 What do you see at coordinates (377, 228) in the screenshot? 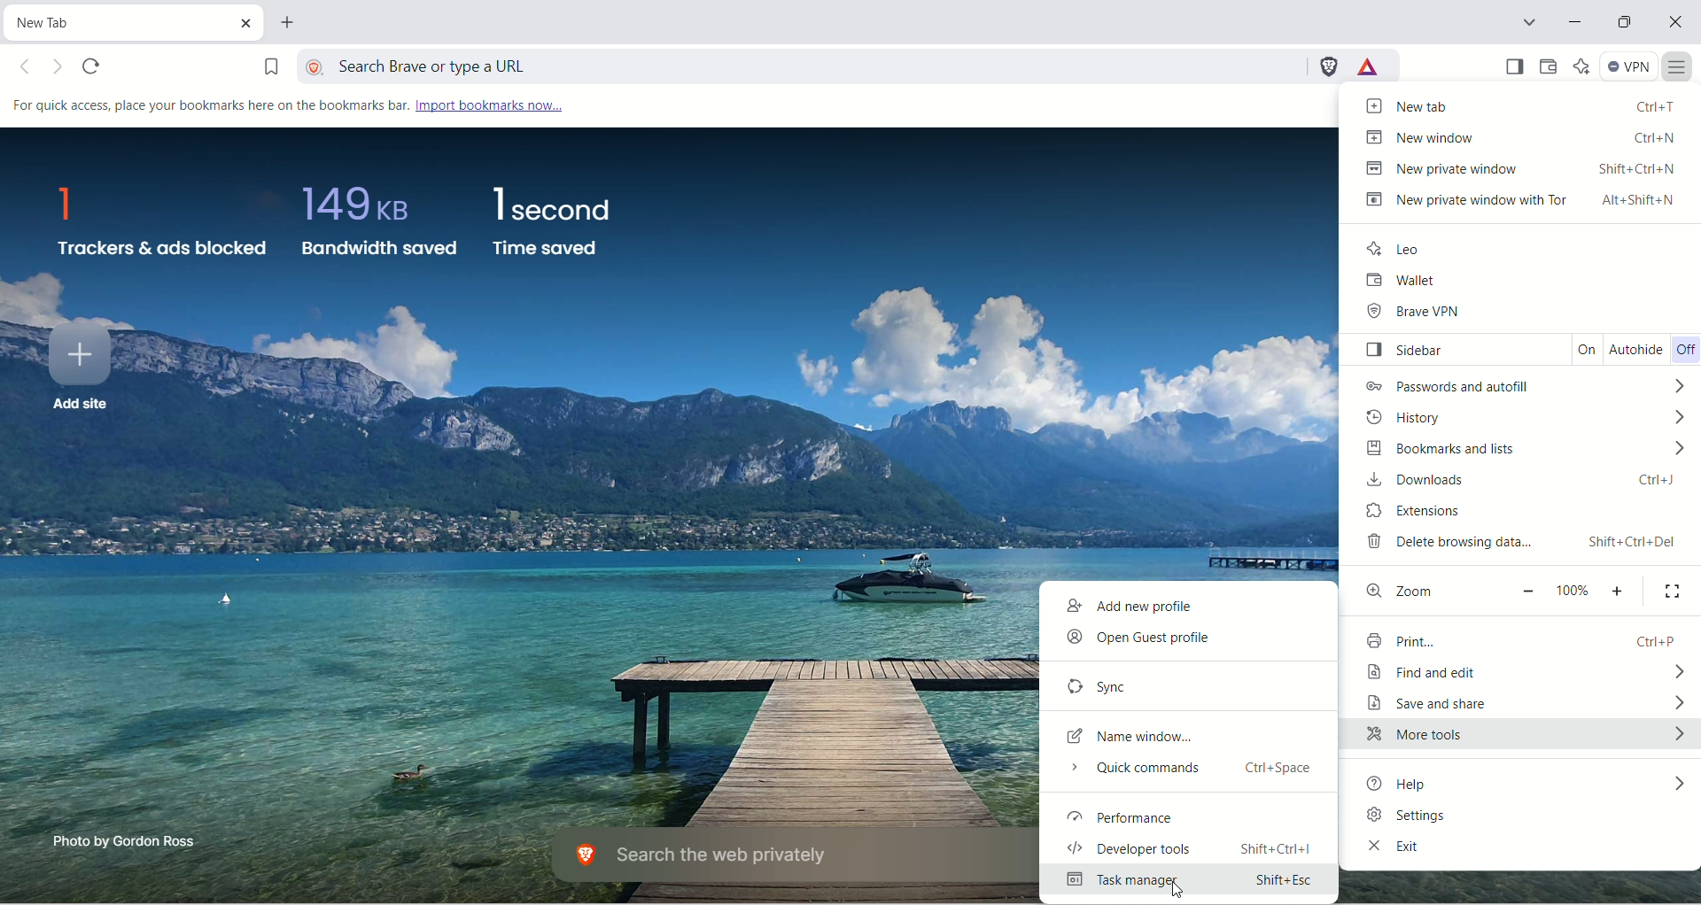
I see `bandwidth saved` at bounding box center [377, 228].